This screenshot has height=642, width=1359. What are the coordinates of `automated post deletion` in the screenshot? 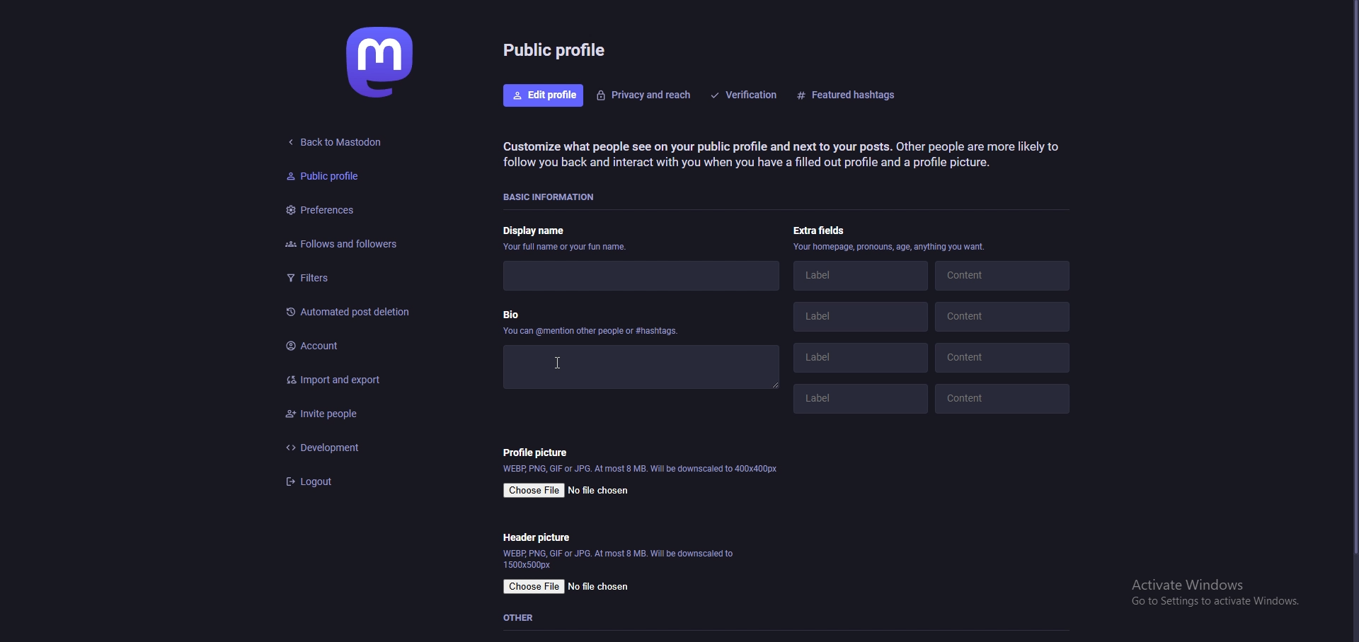 It's located at (358, 313).